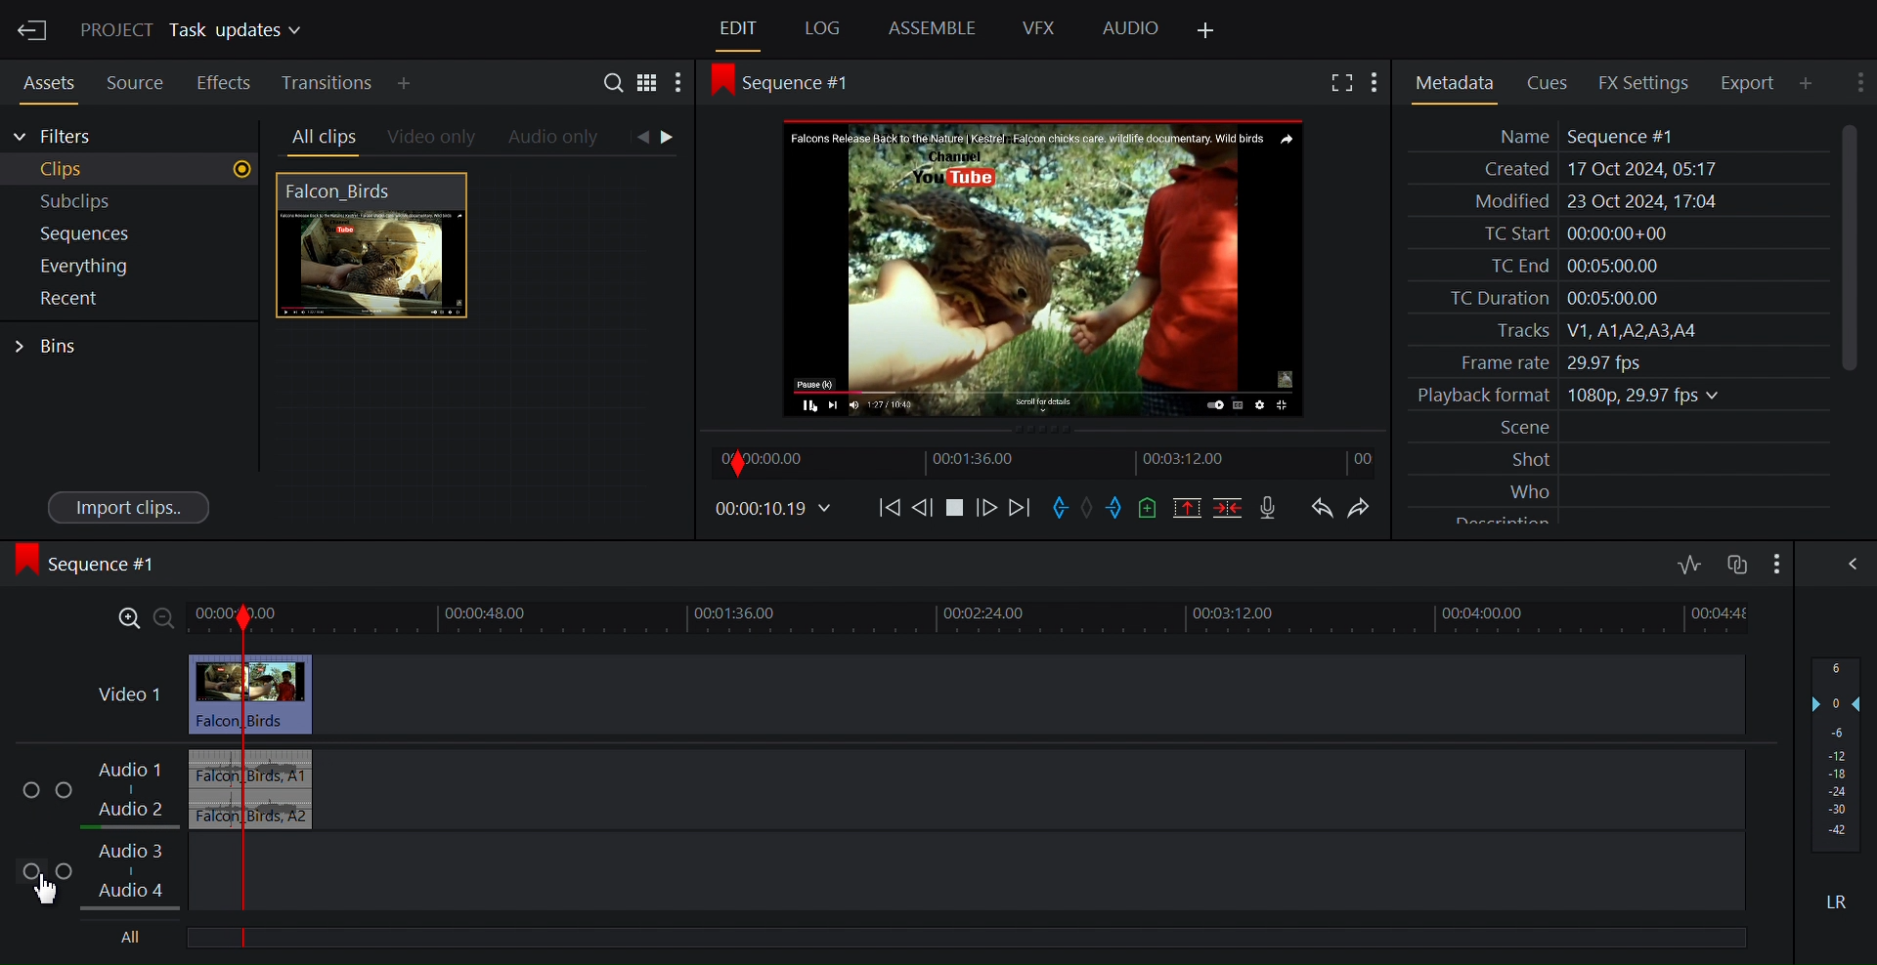  What do you see at coordinates (67, 792) in the screenshot?
I see `Solo thistrack` at bounding box center [67, 792].